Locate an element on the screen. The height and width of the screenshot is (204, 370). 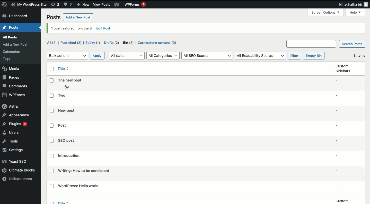
1 post restored from the bin is located at coordinates (72, 28).